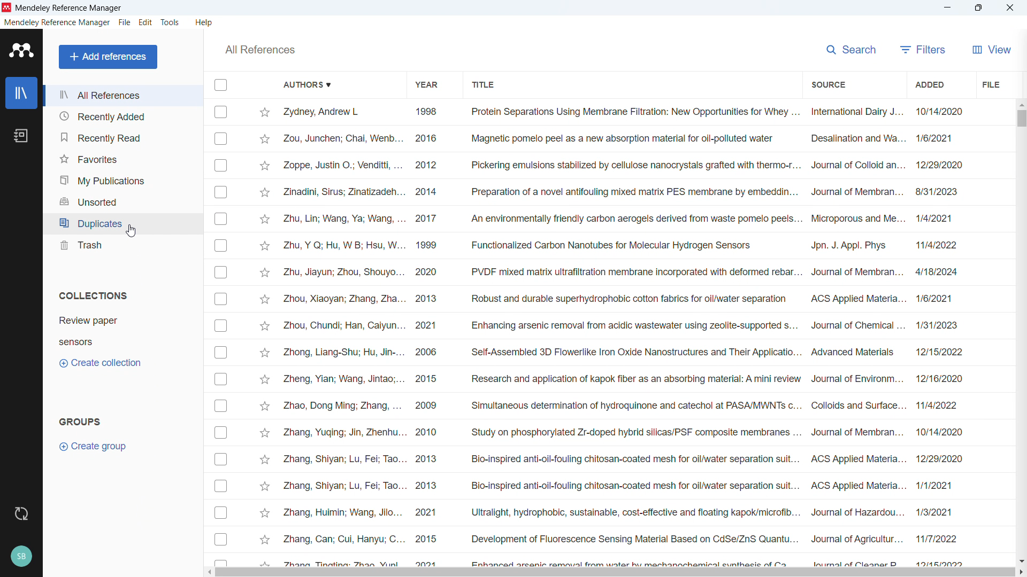  What do you see at coordinates (939, 335) in the screenshot?
I see `Date of addition of individual entries ` at bounding box center [939, 335].